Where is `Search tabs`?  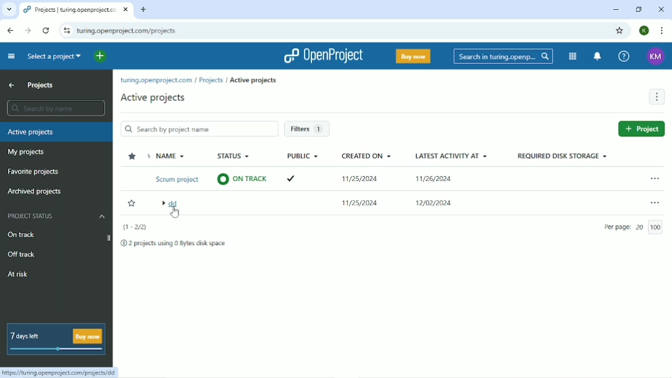 Search tabs is located at coordinates (9, 9).